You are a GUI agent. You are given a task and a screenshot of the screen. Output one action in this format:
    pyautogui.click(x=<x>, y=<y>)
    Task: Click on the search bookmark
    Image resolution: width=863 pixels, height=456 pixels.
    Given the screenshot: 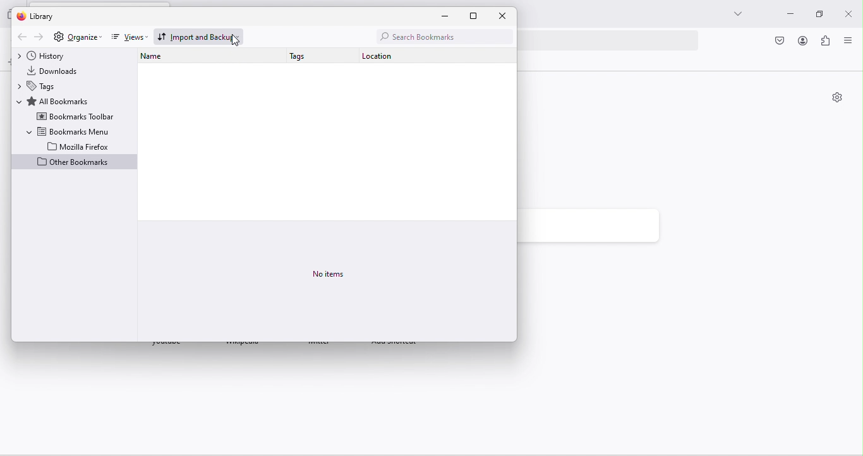 What is the action you would take?
    pyautogui.click(x=442, y=37)
    